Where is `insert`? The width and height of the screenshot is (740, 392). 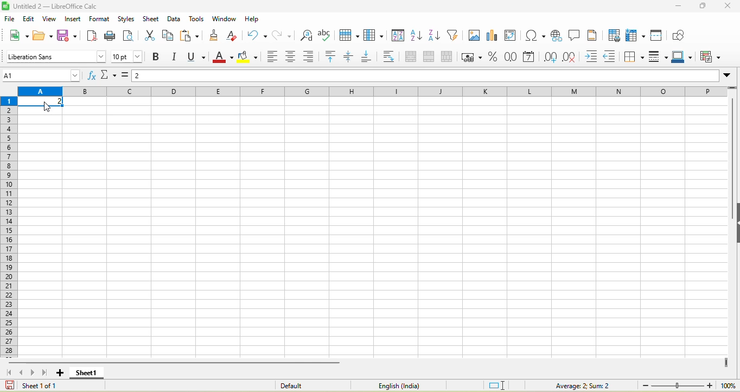 insert is located at coordinates (74, 19).